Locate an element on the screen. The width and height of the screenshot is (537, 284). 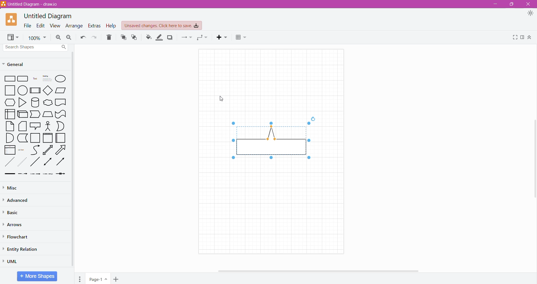
Appearance is located at coordinates (530, 14).